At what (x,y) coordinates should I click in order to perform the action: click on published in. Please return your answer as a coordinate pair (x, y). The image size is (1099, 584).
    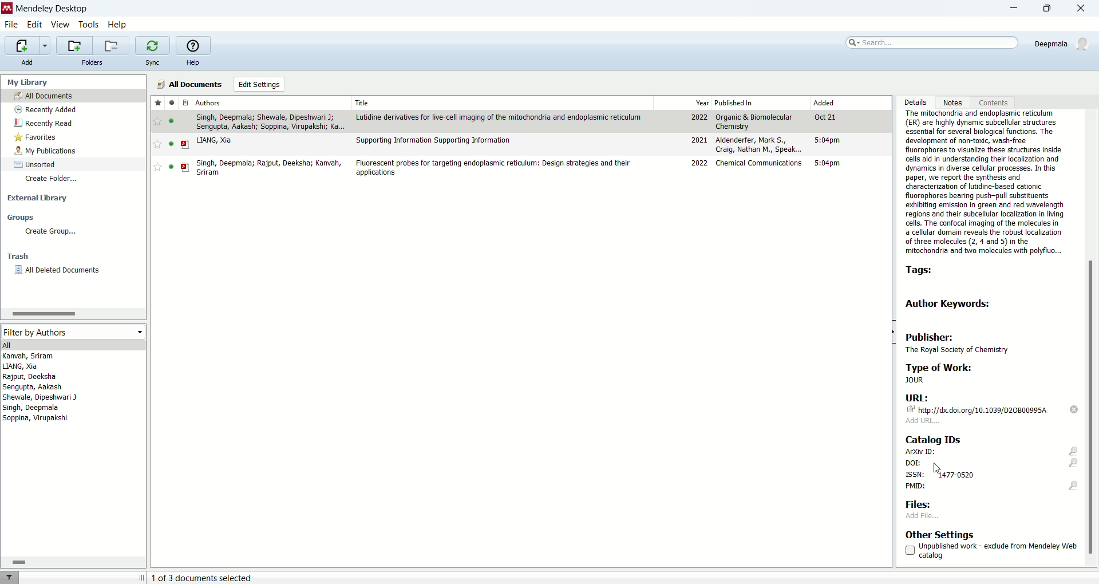
    Looking at the image, I should click on (734, 102).